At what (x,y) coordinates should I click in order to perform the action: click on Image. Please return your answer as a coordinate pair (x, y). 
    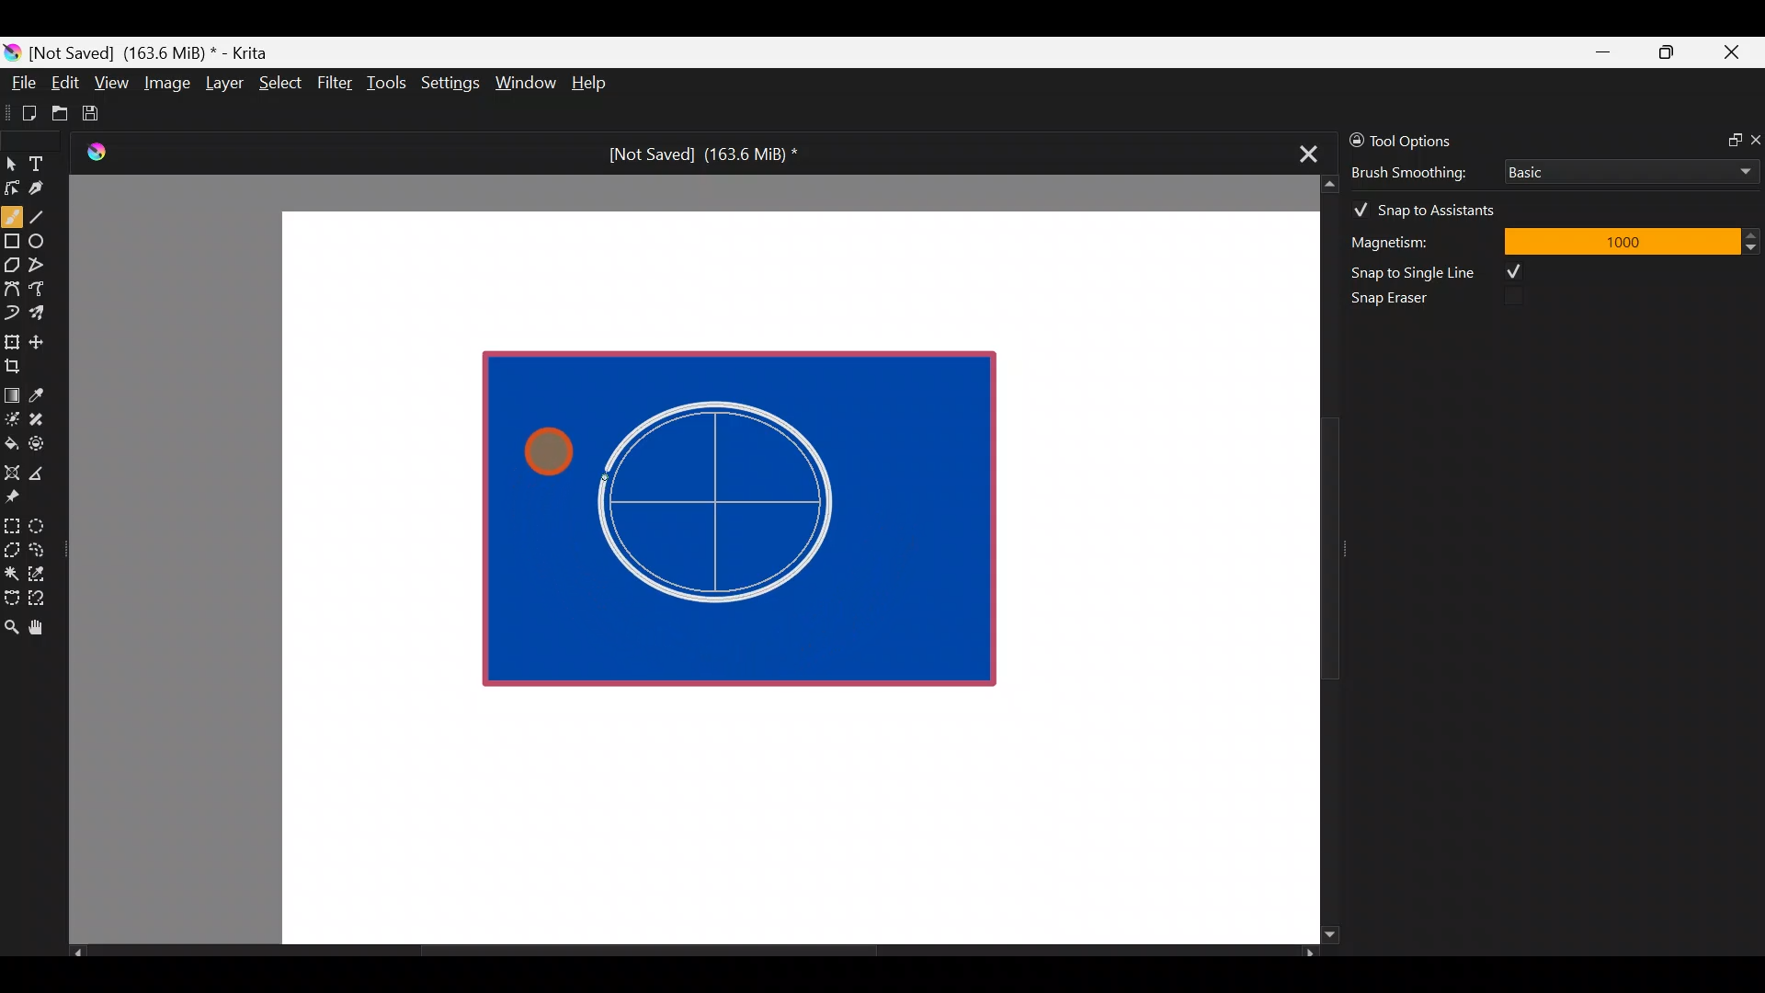
    Looking at the image, I should click on (166, 83).